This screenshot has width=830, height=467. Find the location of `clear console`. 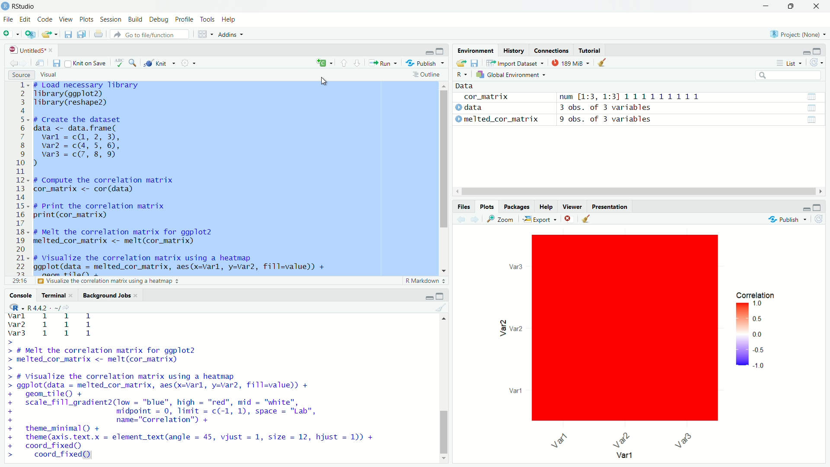

clear console is located at coordinates (443, 307).